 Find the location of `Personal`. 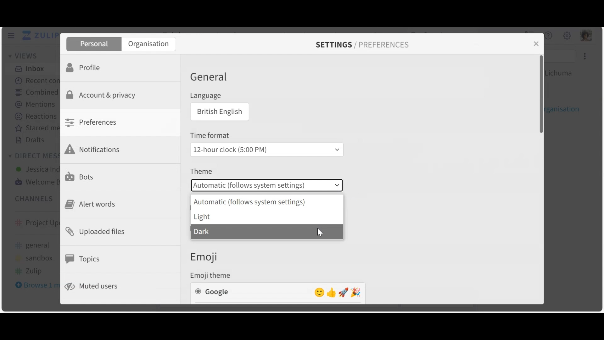

Personal is located at coordinates (94, 44).